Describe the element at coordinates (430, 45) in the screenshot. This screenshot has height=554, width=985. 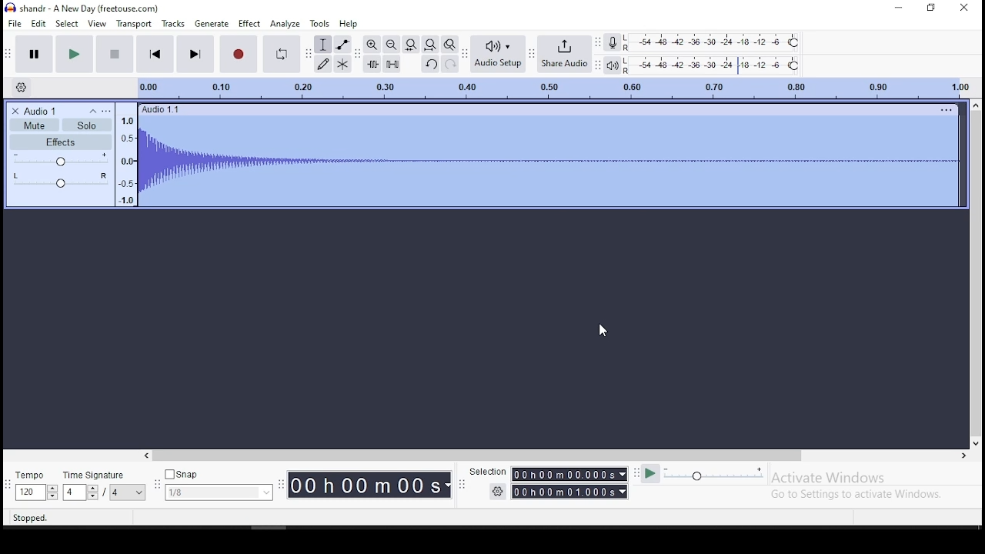
I see `fit project to width` at that location.